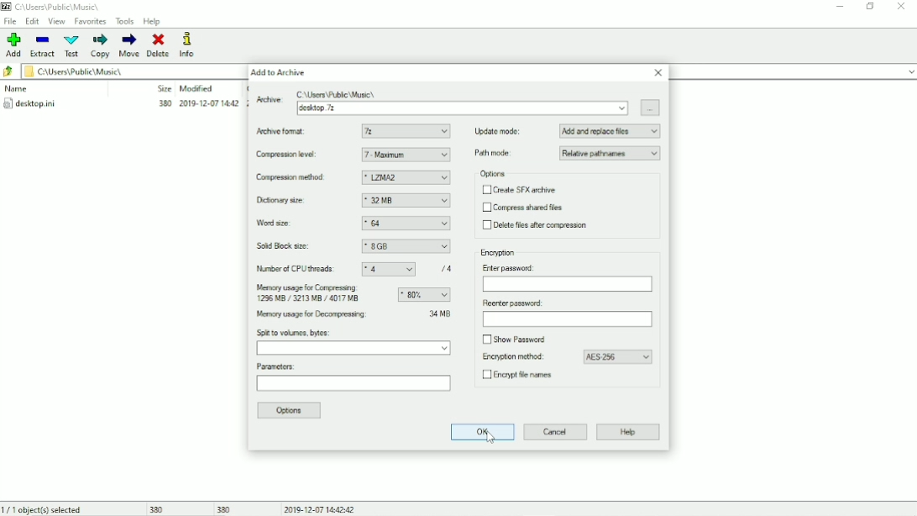 Image resolution: width=917 pixels, height=516 pixels. Describe the element at coordinates (566, 319) in the screenshot. I see `Reenter password` at that location.